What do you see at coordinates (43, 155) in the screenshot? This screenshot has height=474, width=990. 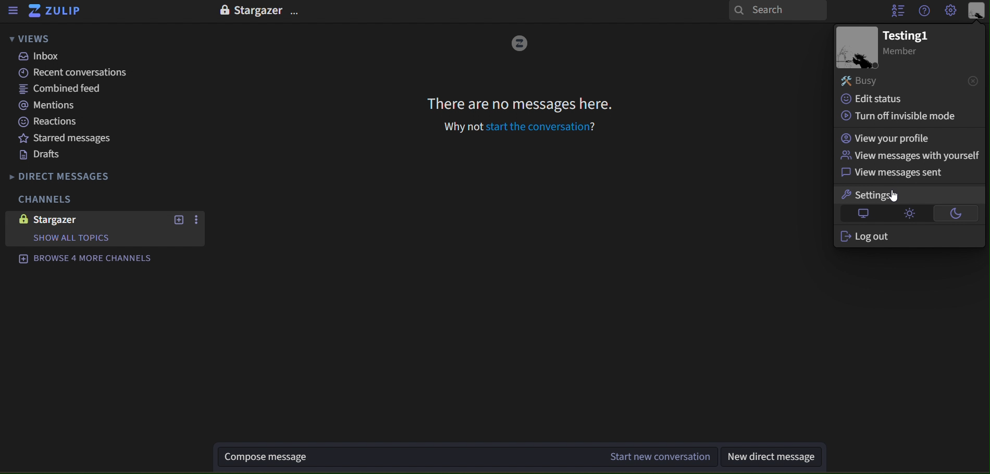 I see `drafts` at bounding box center [43, 155].